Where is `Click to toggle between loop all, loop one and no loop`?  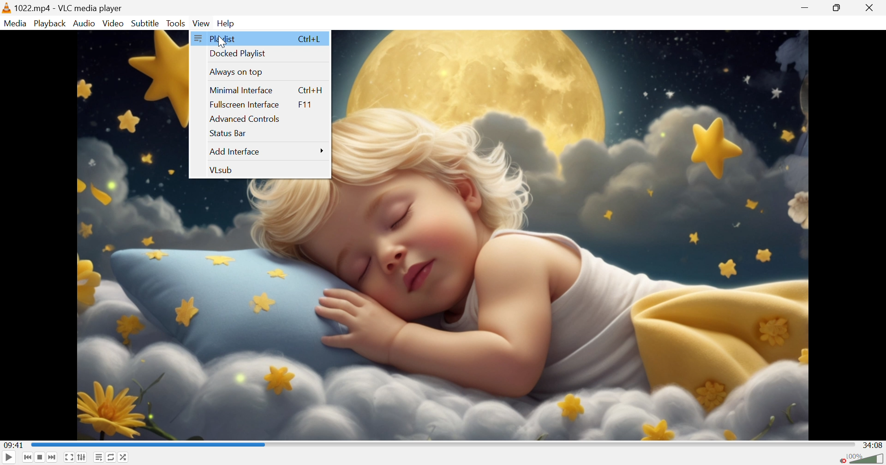 Click to toggle between loop all, loop one and no loop is located at coordinates (113, 457).